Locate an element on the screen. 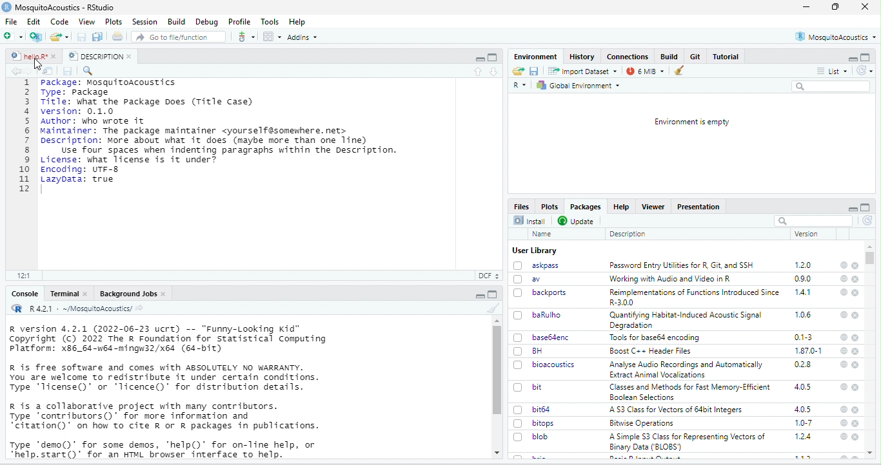 This screenshot has height=465, width=881. Type ‘demo()" for some demos, 'help()’ for on-line help, or
*help.start()’ for an HTML browser interface to help. is located at coordinates (165, 449).